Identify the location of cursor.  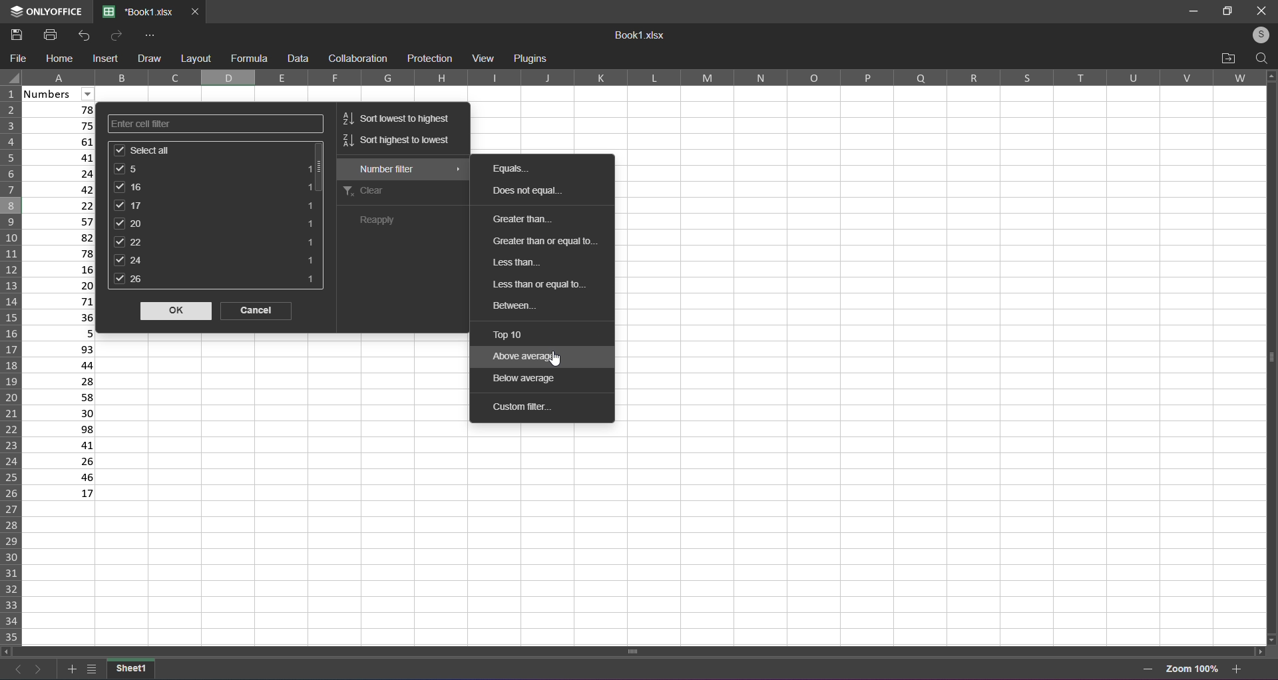
(557, 359).